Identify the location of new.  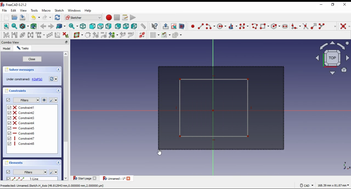
(6, 17).